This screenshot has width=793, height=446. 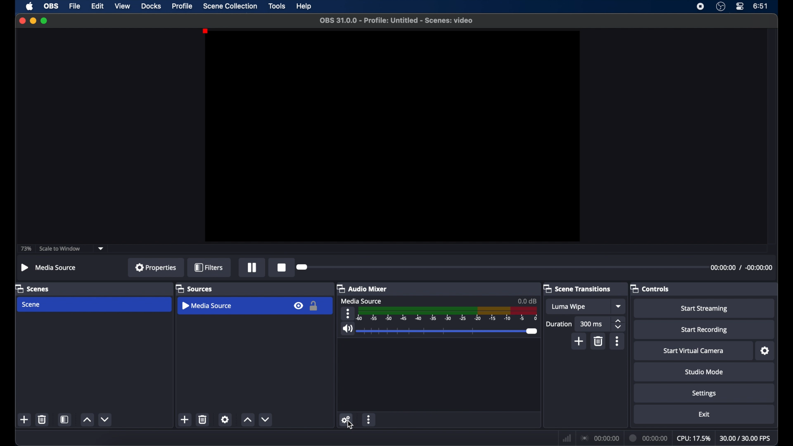 I want to click on fps, so click(x=746, y=439).